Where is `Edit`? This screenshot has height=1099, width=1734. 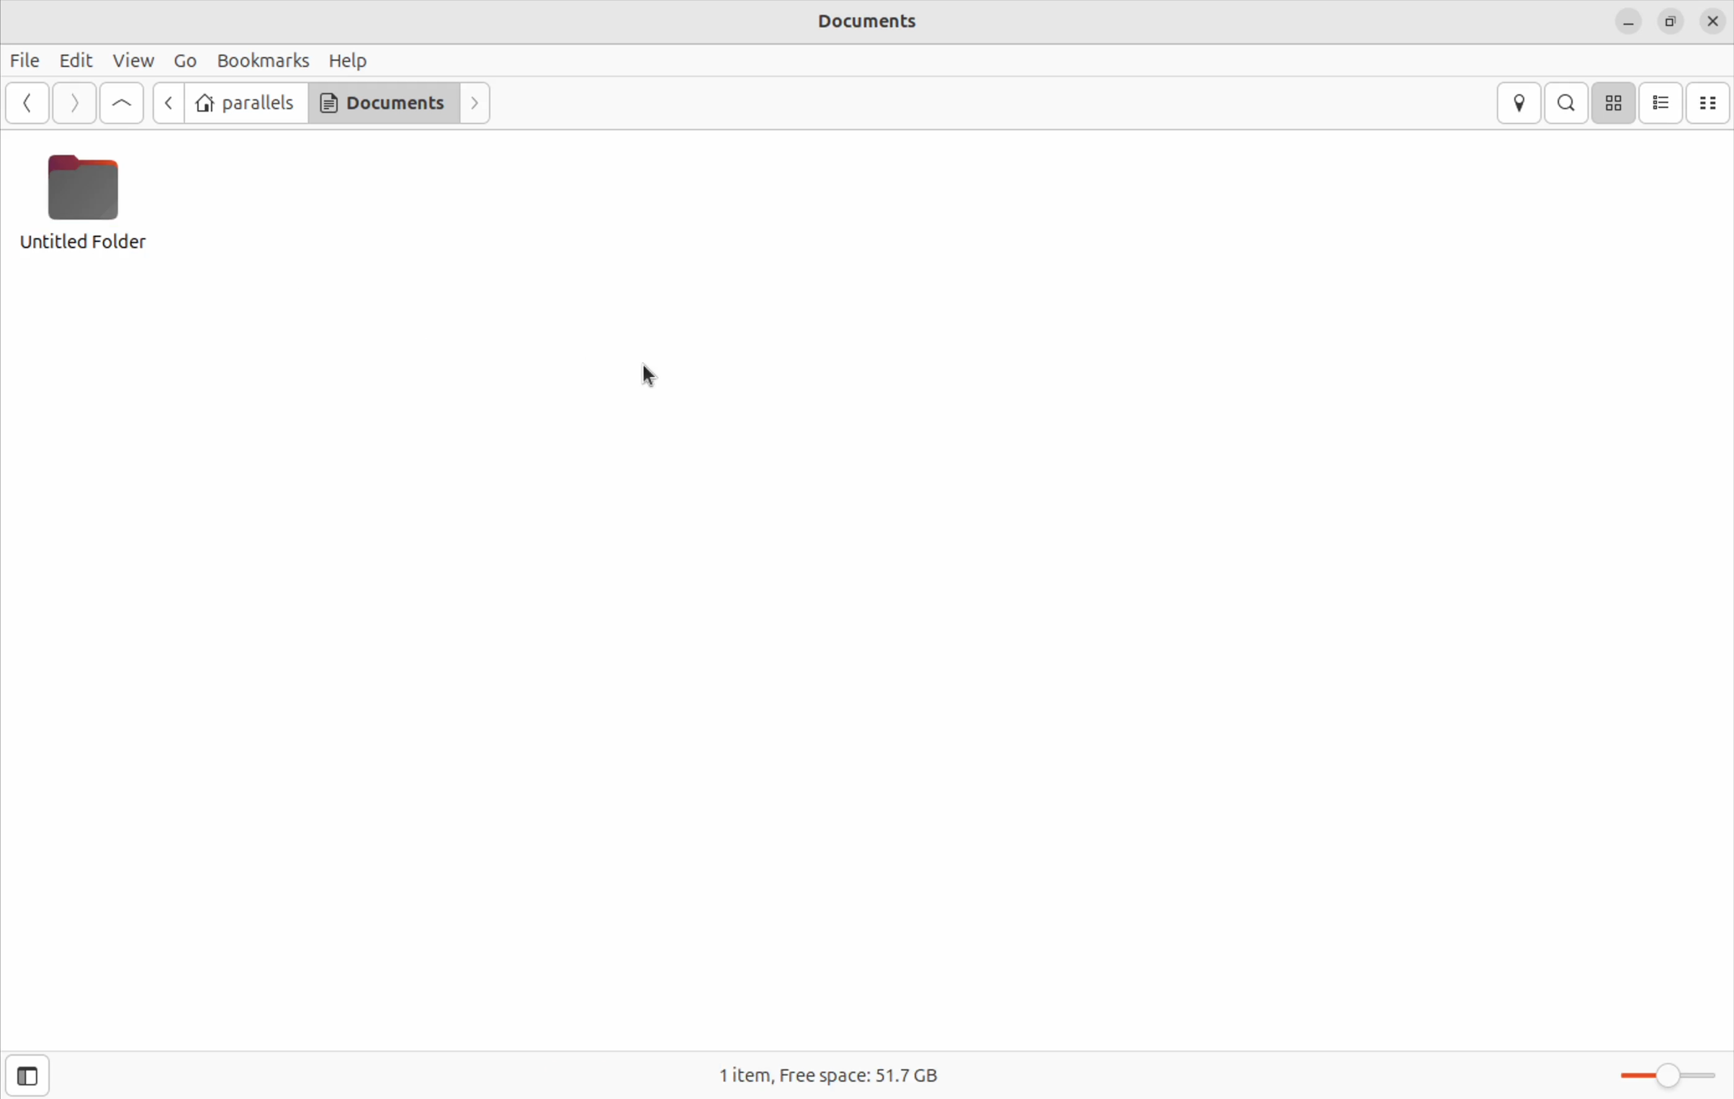 Edit is located at coordinates (76, 59).